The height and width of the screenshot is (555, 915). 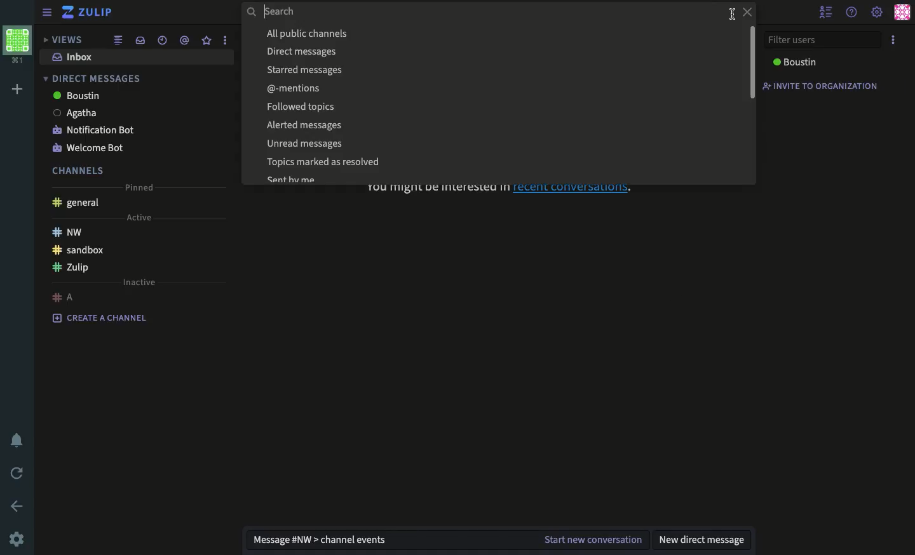 I want to click on boustin, so click(x=76, y=96).